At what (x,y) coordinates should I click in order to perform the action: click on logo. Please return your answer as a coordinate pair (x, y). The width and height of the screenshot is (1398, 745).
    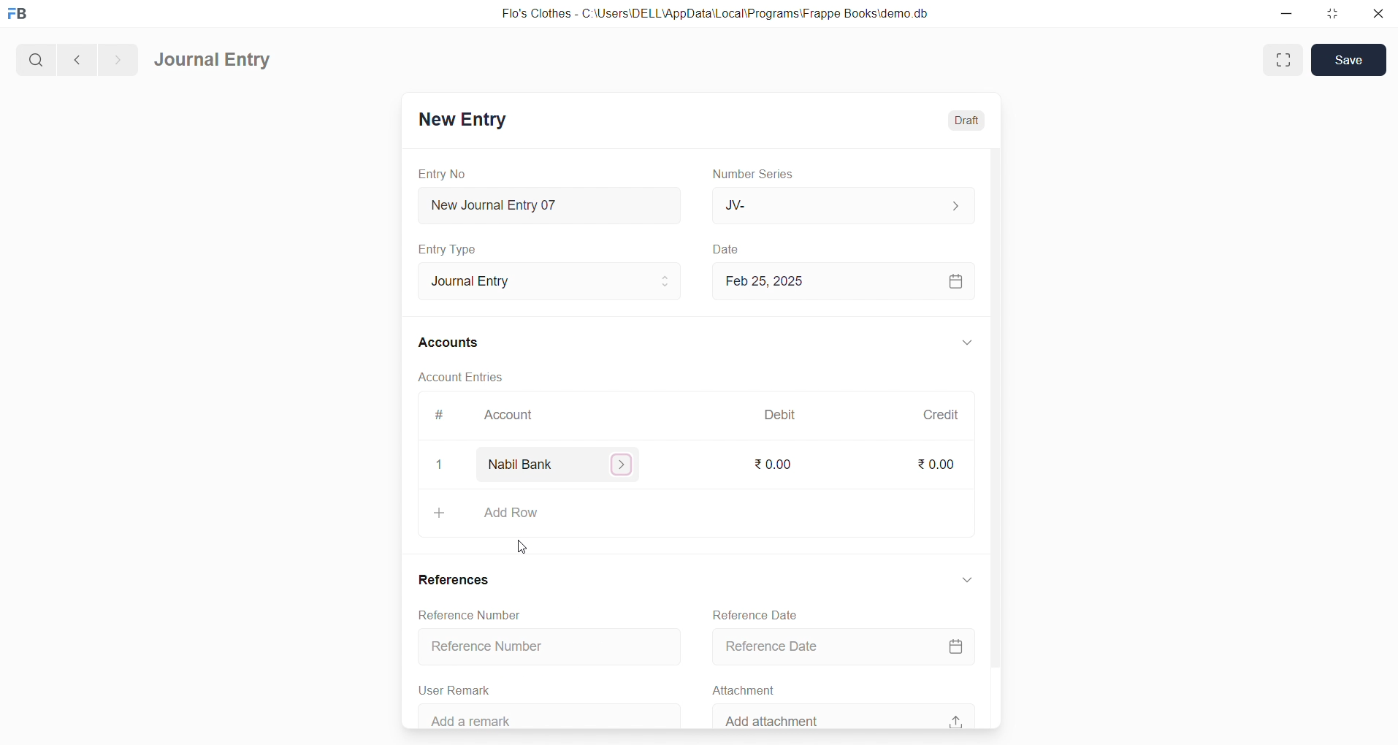
    Looking at the image, I should click on (21, 15).